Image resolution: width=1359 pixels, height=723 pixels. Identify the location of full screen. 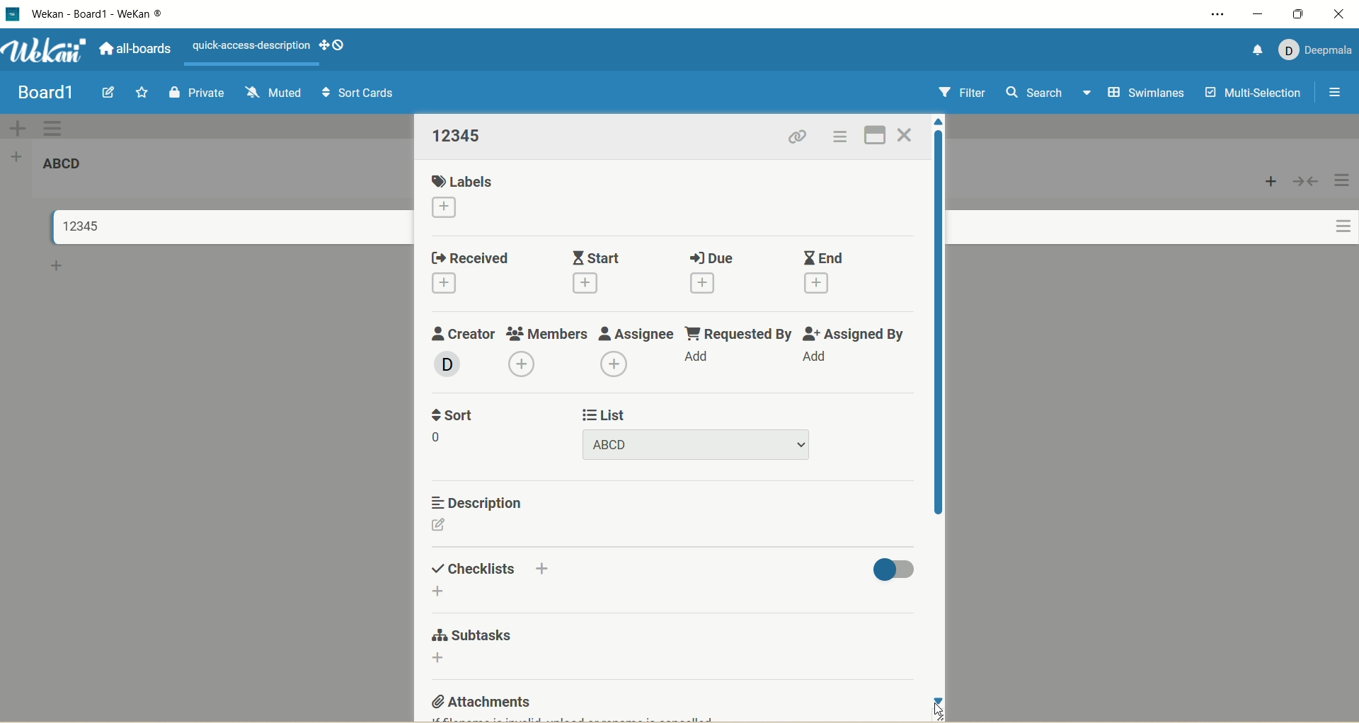
(877, 132).